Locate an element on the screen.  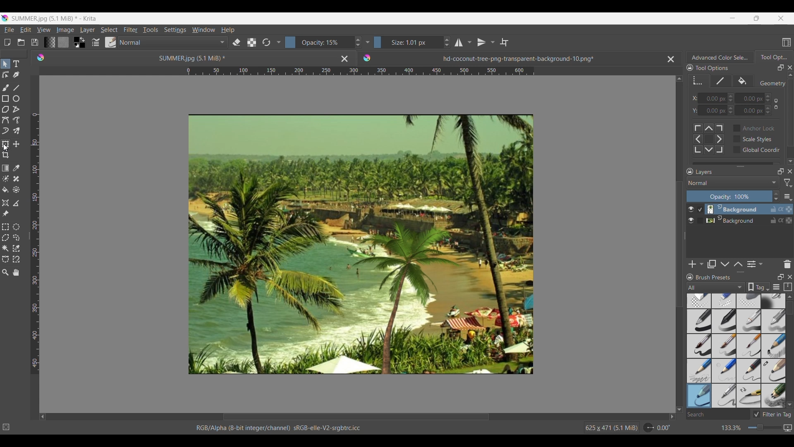
Bezier curve selection tool is located at coordinates (5, 259).